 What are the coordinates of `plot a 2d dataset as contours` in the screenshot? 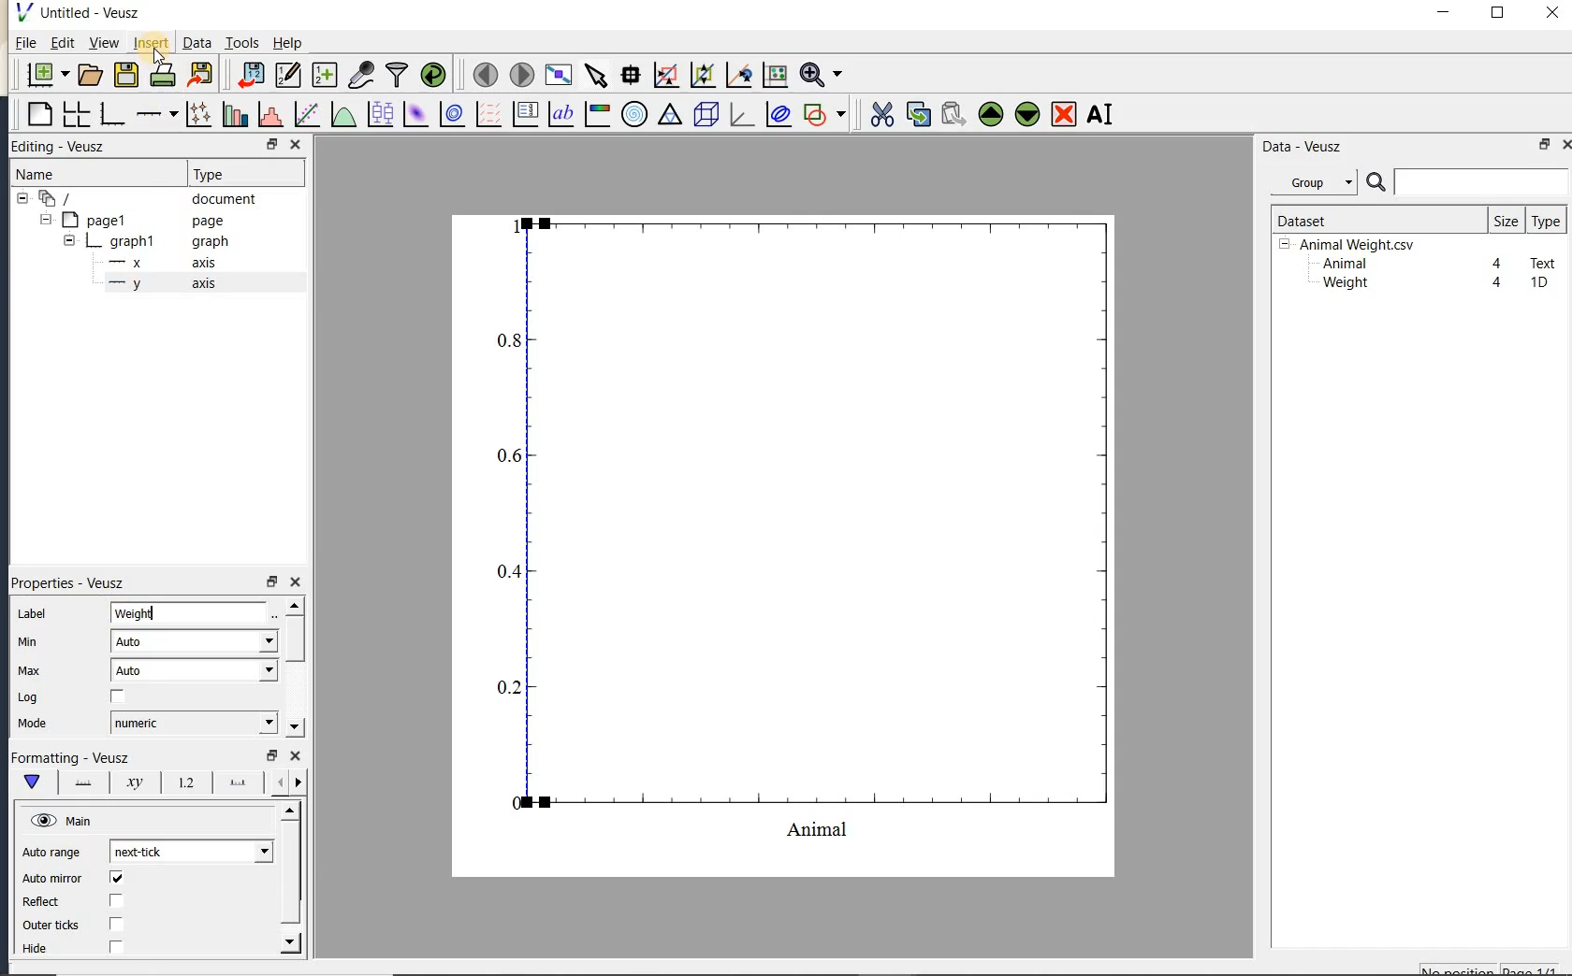 It's located at (450, 113).